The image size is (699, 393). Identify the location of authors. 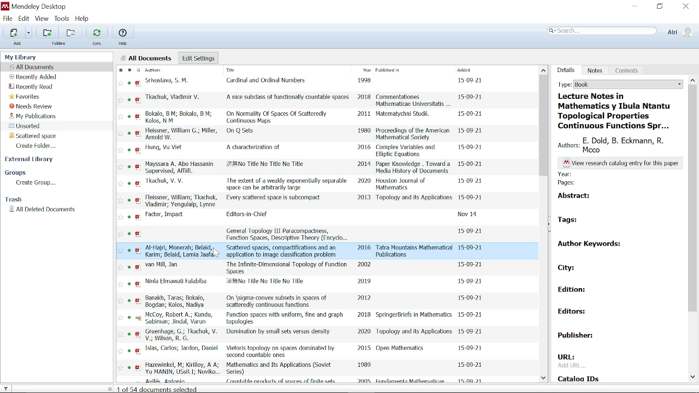
(182, 348).